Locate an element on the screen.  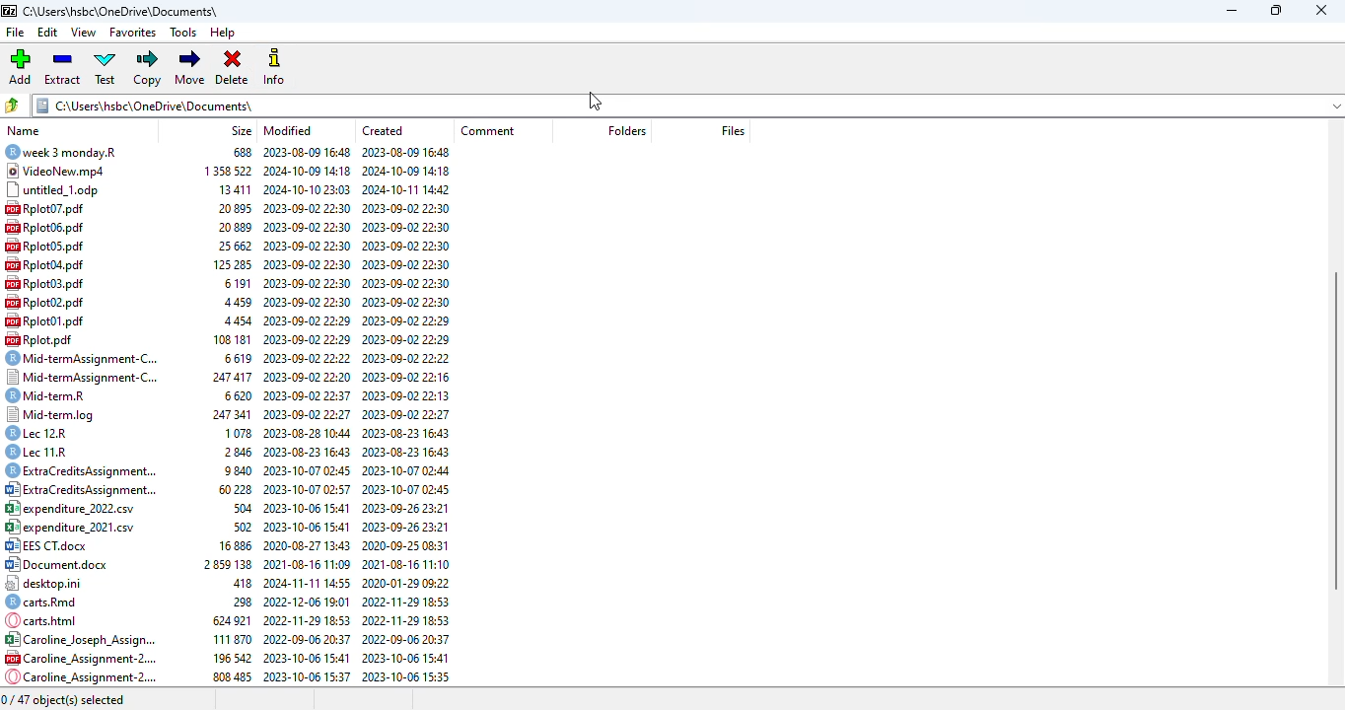
 Mid-term.R is located at coordinates (53, 395).